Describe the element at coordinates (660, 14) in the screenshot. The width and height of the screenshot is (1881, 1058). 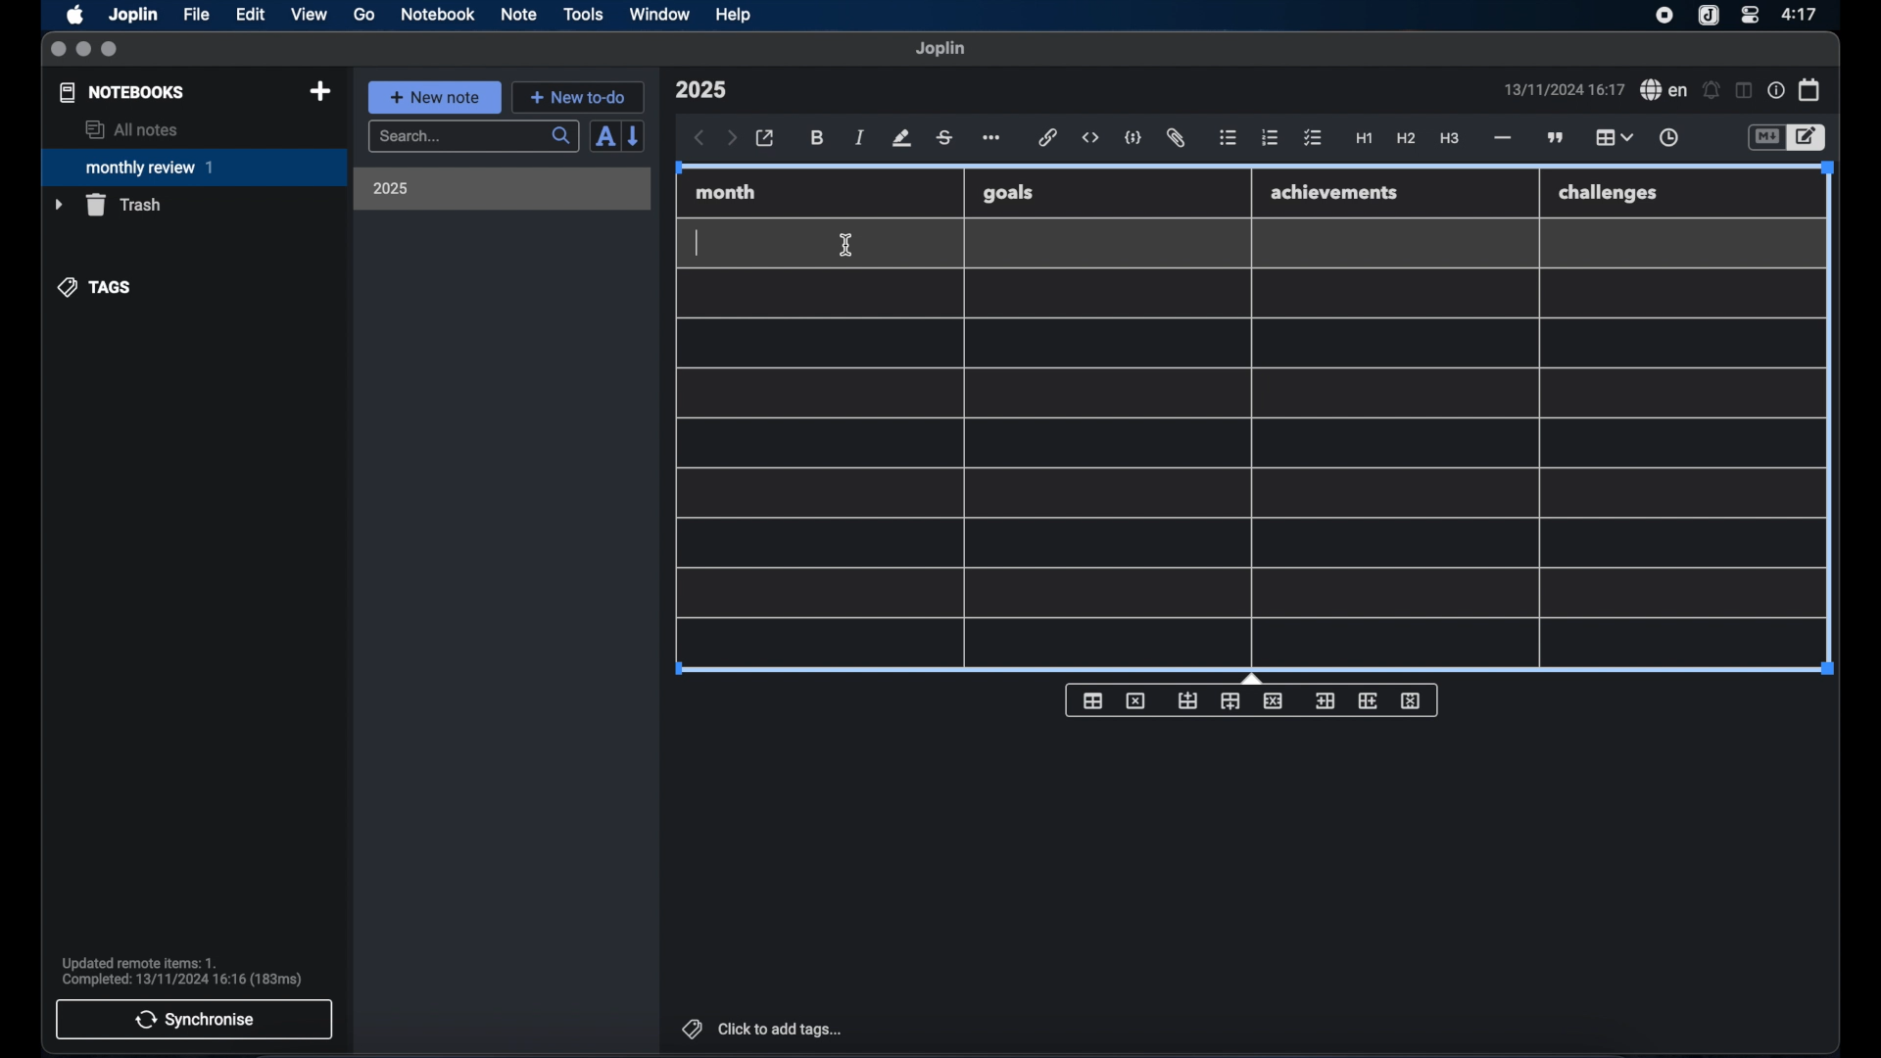
I see `window` at that location.